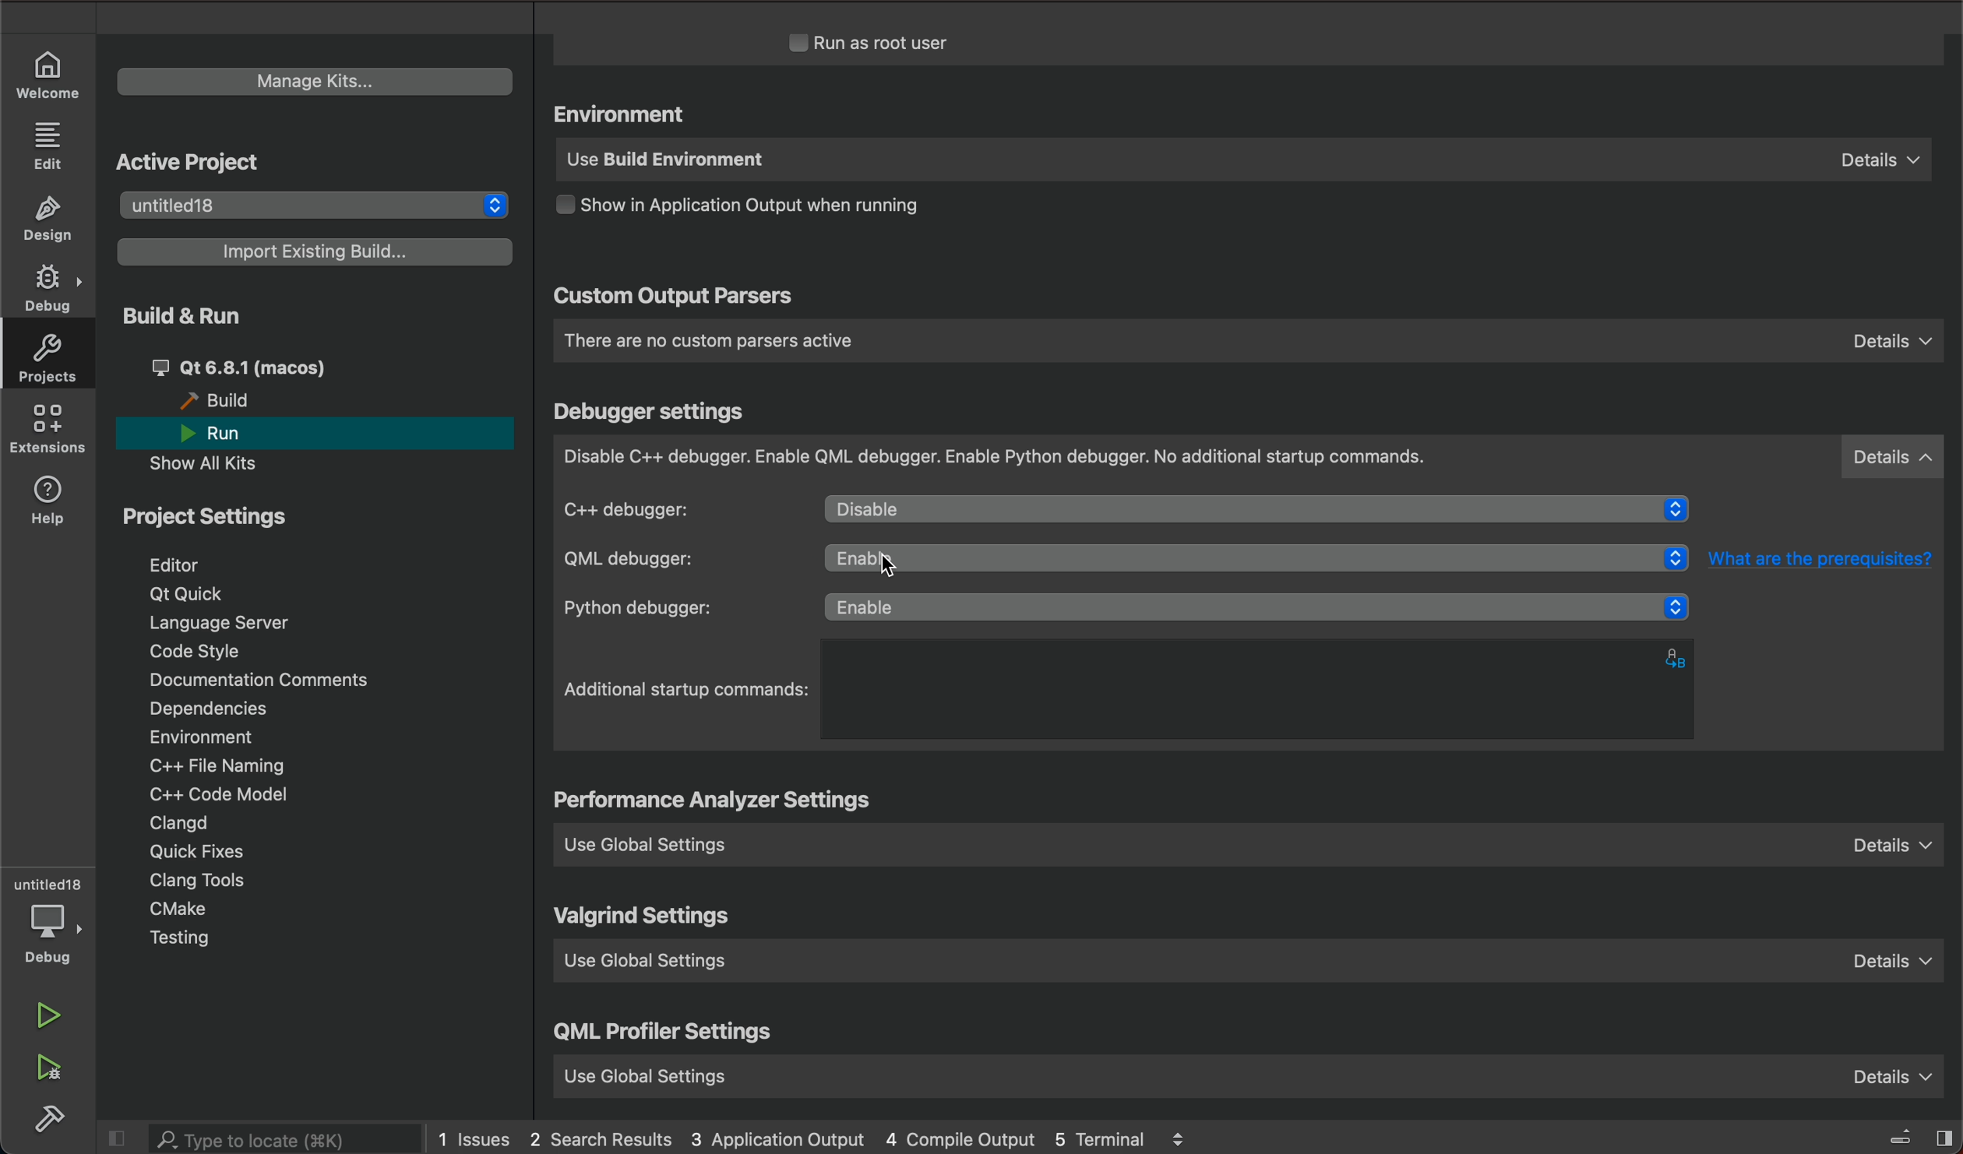 This screenshot has height=1154, width=1963. What do you see at coordinates (123, 1138) in the screenshot?
I see `close slidebar` at bounding box center [123, 1138].